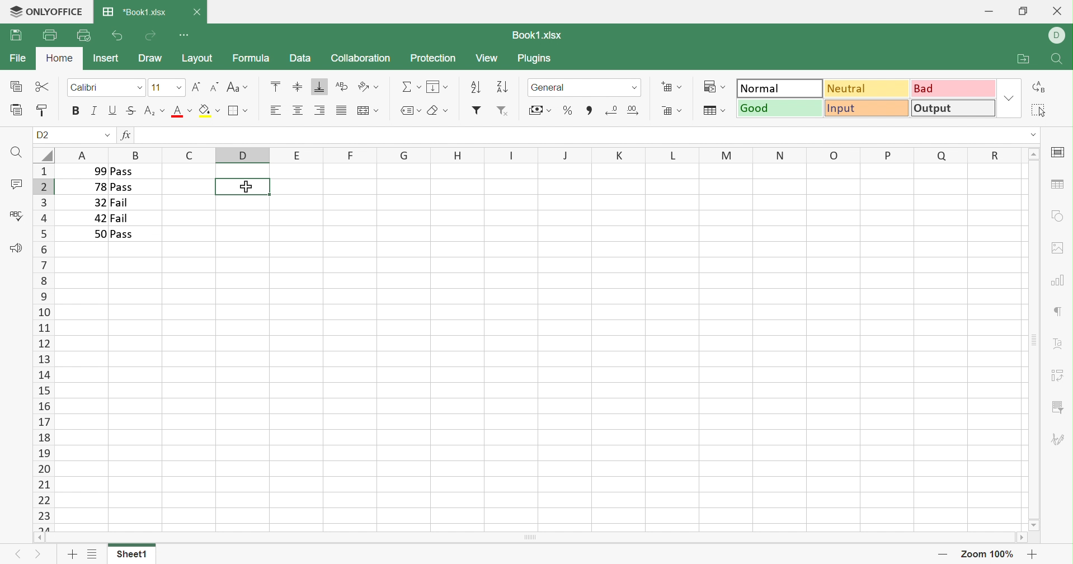 The image size is (1073, 564). What do you see at coordinates (131, 110) in the screenshot?
I see `Strikethrough` at bounding box center [131, 110].